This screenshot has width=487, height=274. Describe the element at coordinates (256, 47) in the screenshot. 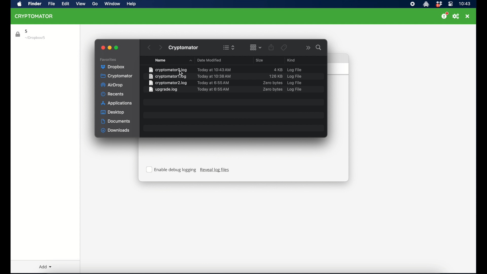

I see `change item grouping` at that location.